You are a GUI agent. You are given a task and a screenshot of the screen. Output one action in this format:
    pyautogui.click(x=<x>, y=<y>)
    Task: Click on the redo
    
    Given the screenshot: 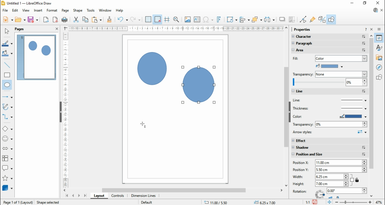 What is the action you would take?
    pyautogui.click(x=135, y=19)
    